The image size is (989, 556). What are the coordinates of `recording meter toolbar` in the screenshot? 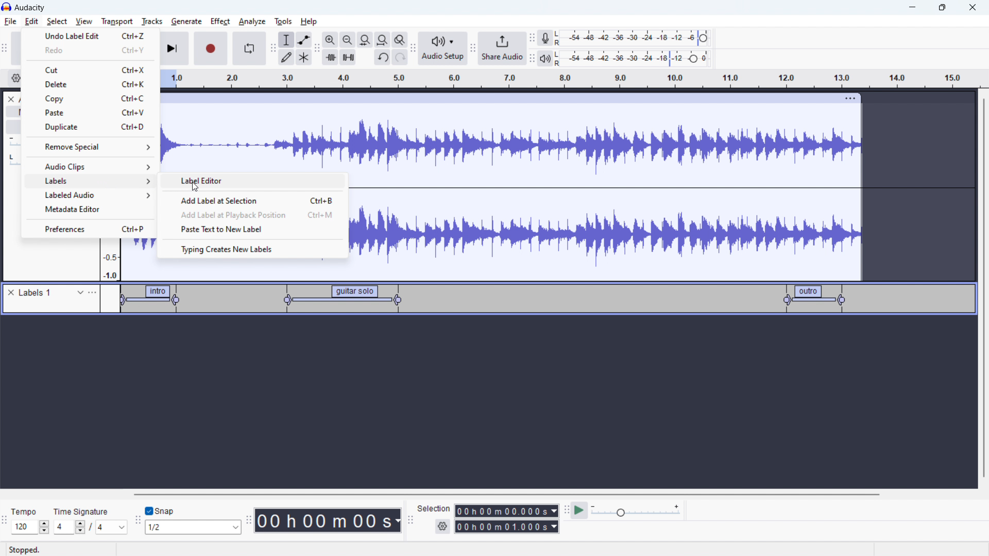 It's located at (532, 39).